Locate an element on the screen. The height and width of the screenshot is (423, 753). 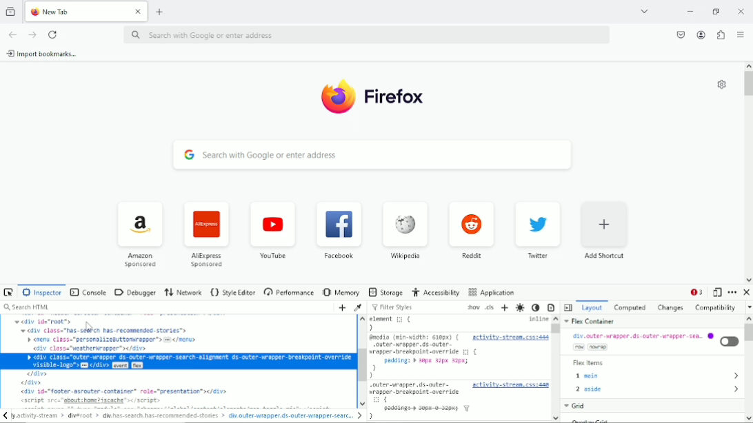
:hov is located at coordinates (472, 308).